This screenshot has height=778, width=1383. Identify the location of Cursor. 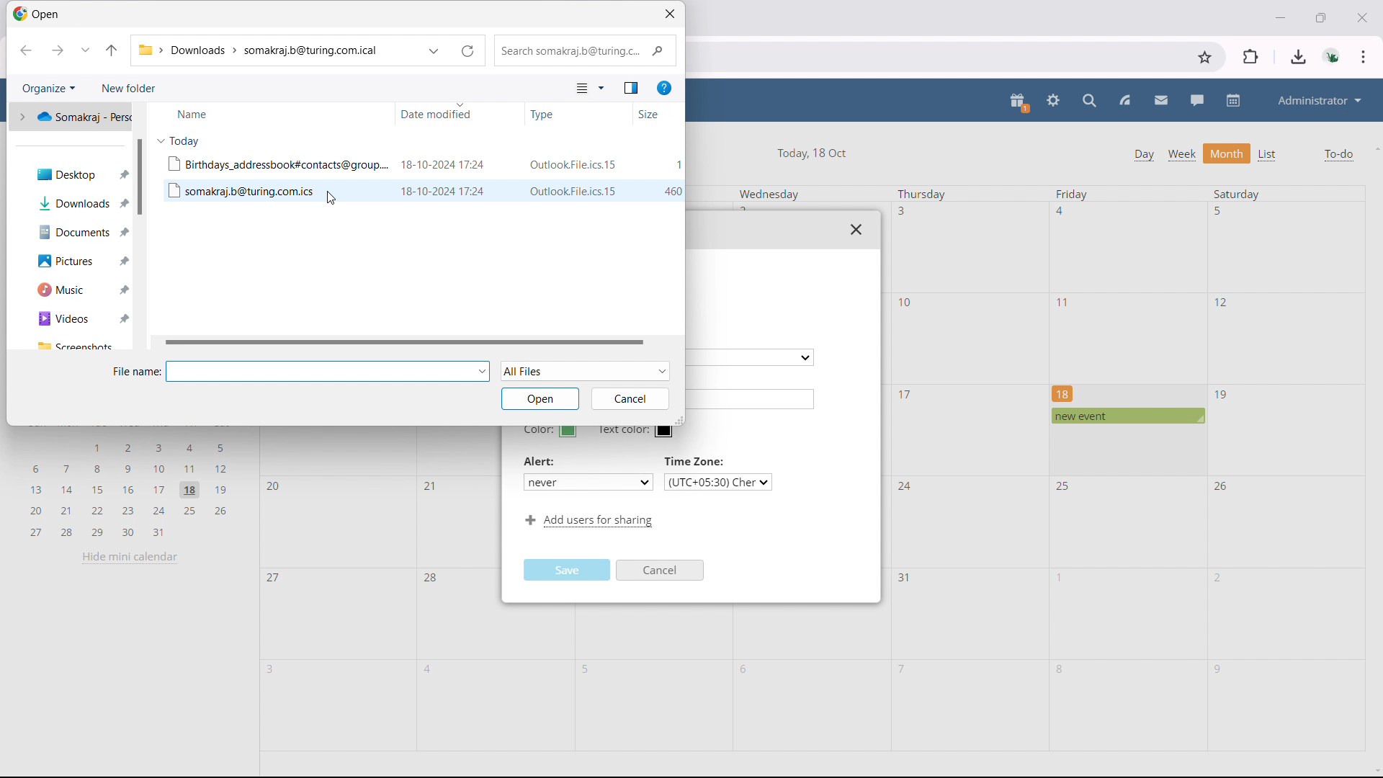
(331, 198).